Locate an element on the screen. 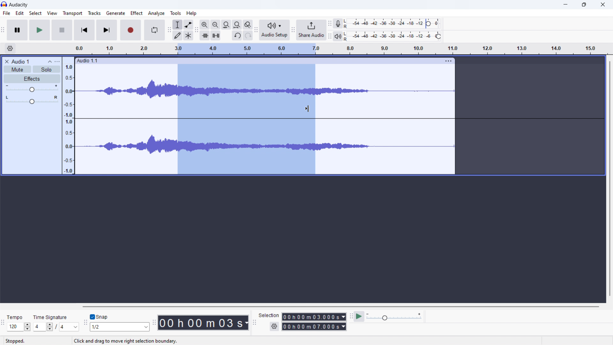 The width and height of the screenshot is (613, 345). effects is located at coordinates (32, 79).